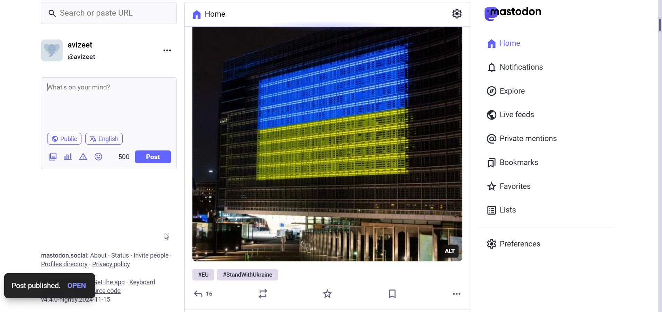  I want to click on Image Posted, so click(323, 144).